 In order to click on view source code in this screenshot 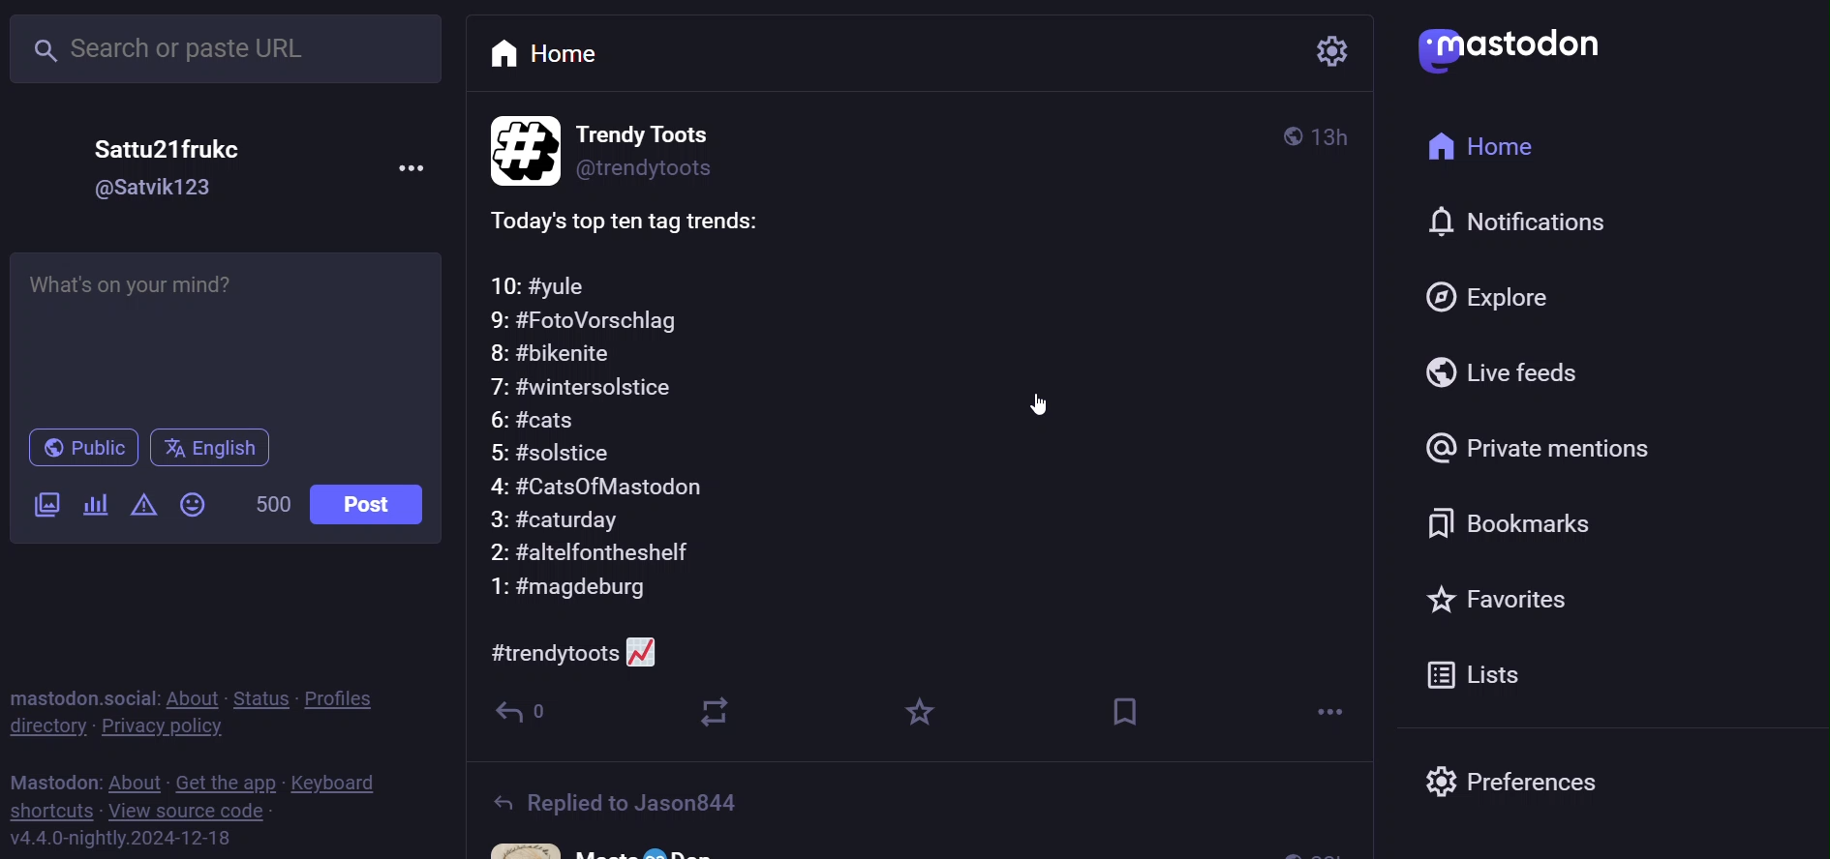, I will do `click(190, 809)`.